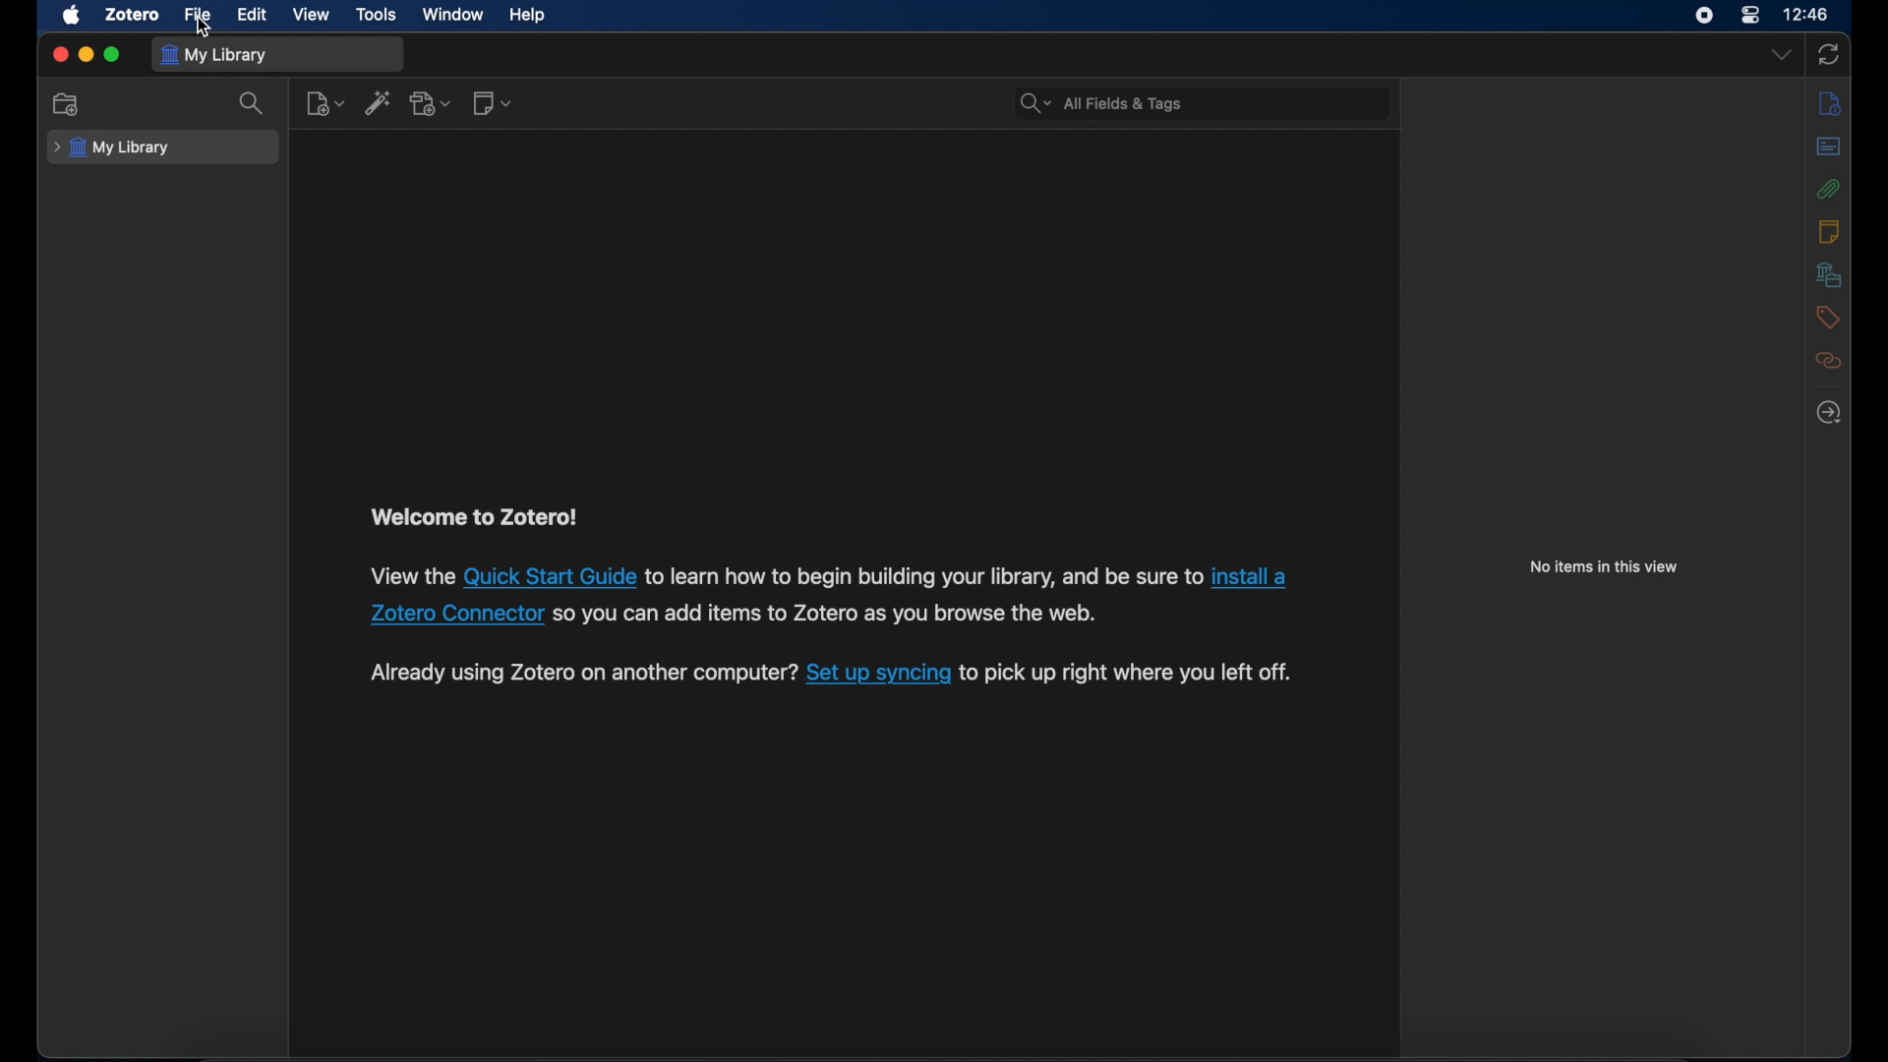 Image resolution: width=1888 pixels, height=1062 pixels. Describe the element at coordinates (494, 103) in the screenshot. I see `new note` at that location.